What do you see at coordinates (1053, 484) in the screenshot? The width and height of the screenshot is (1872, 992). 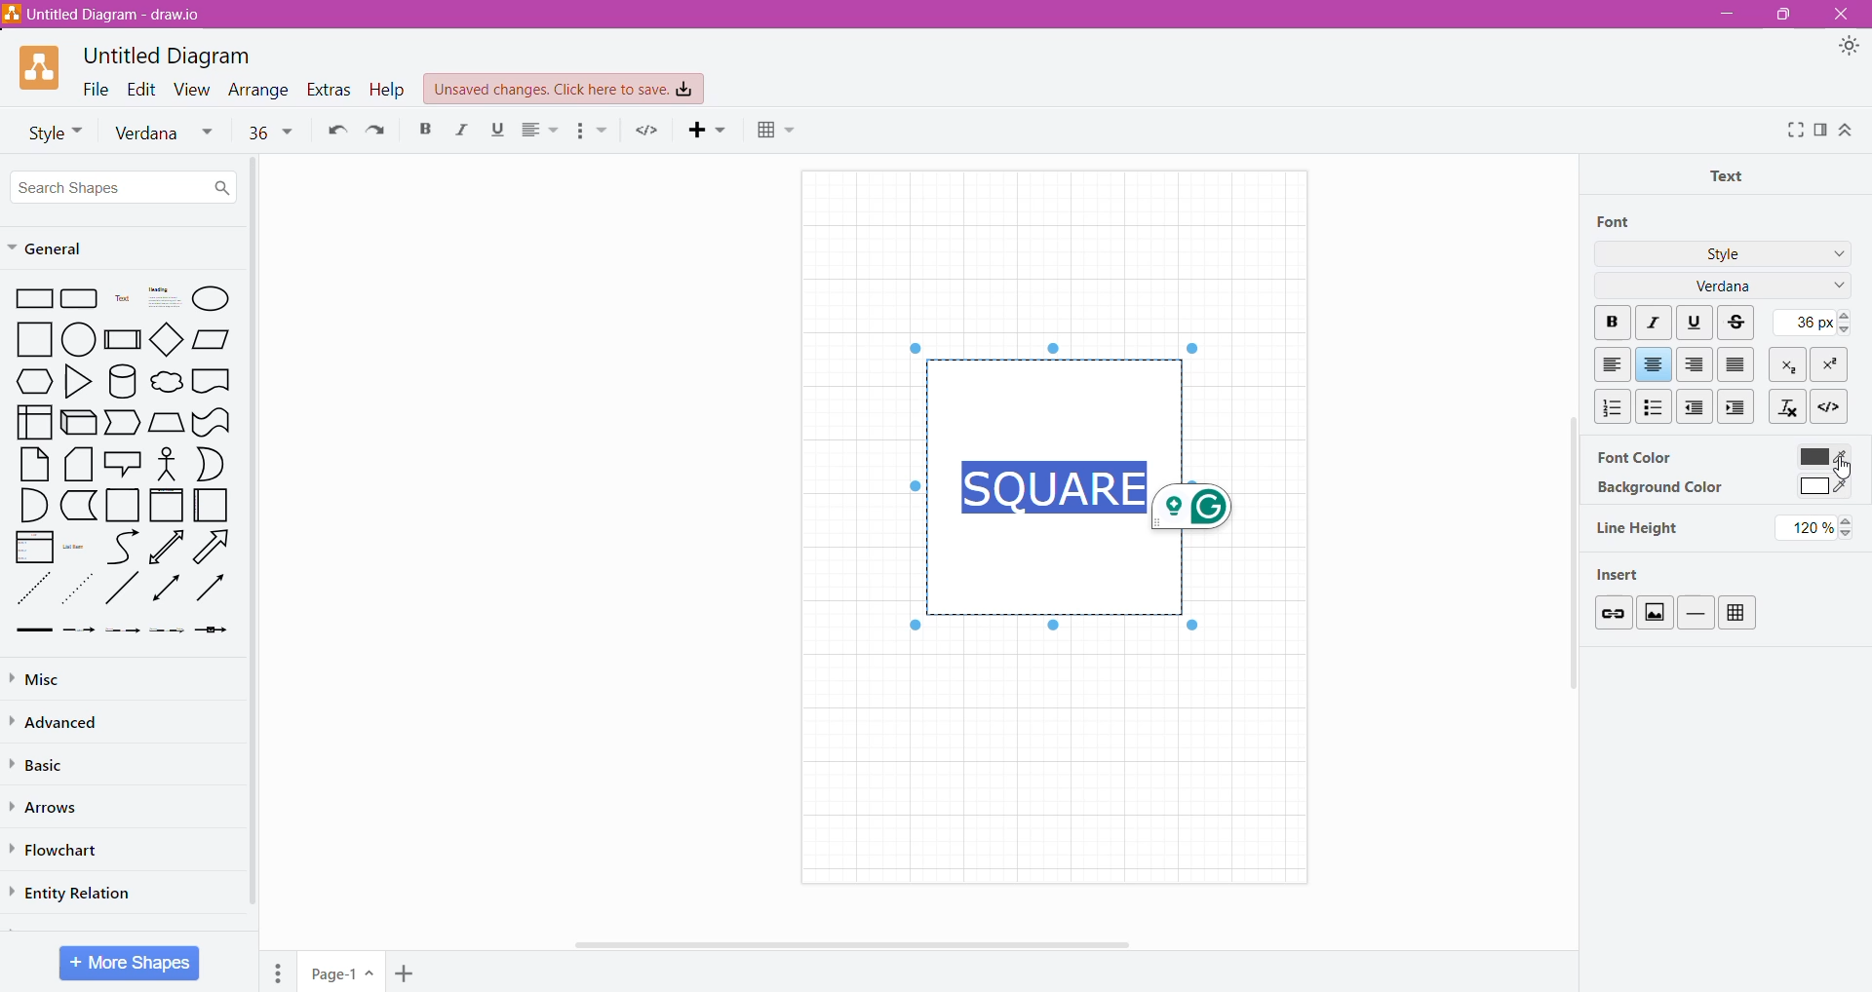 I see `Text selected` at bounding box center [1053, 484].